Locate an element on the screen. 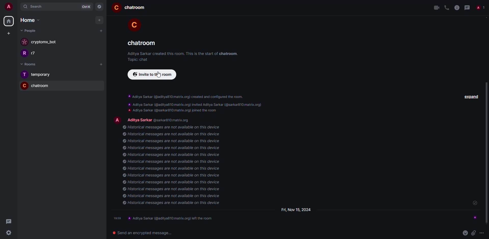 This screenshot has width=489, height=239. left the room is located at coordinates (171, 218).